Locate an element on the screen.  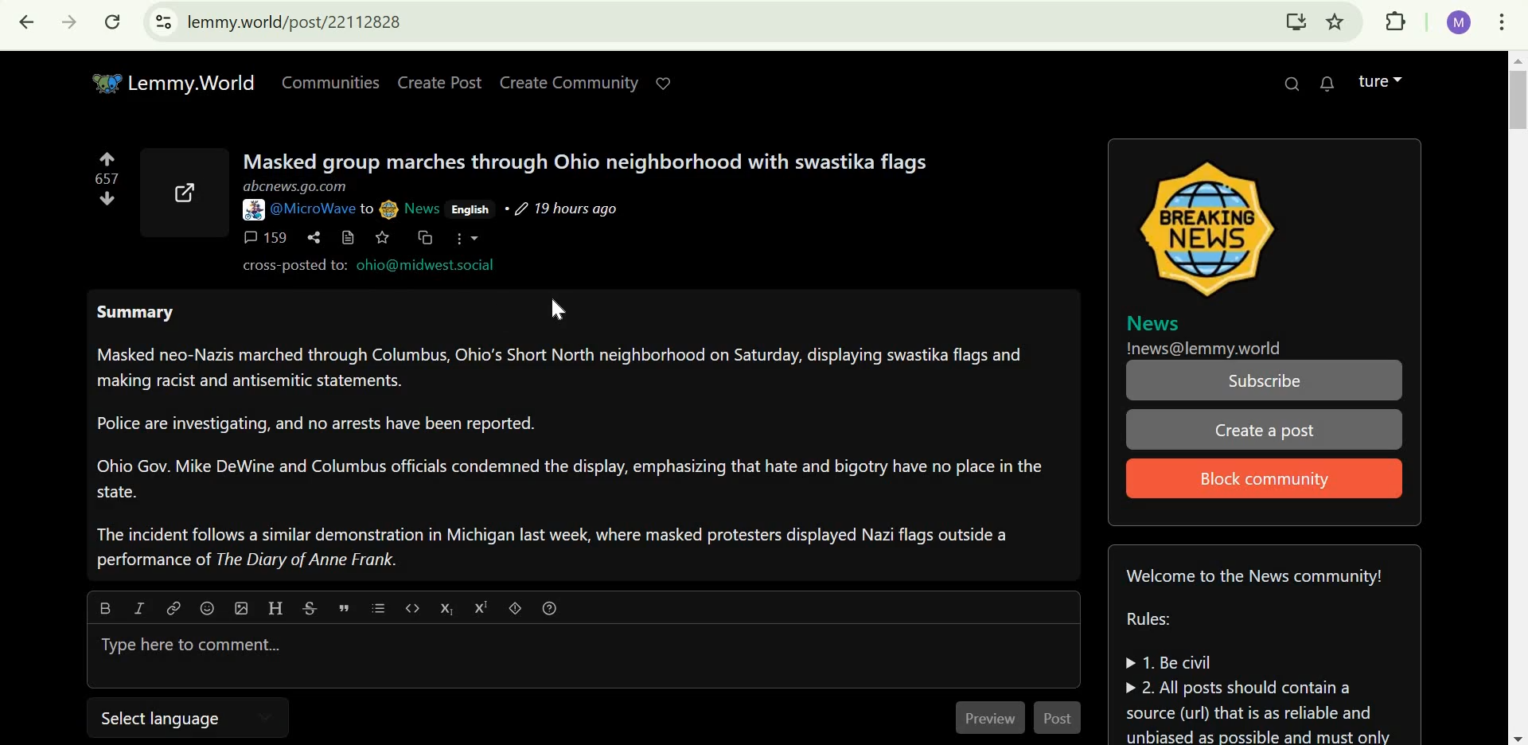
bold is located at coordinates (103, 607).